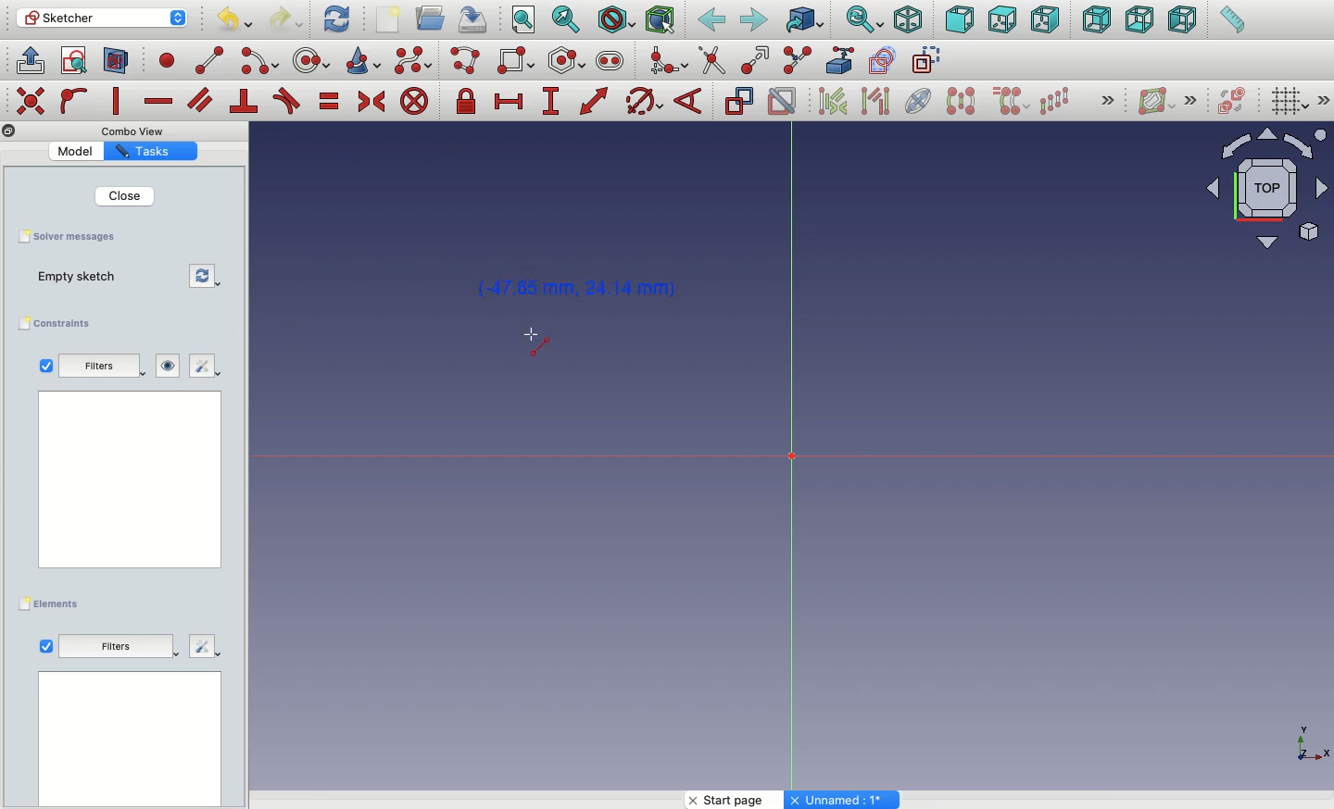  I want to click on , so click(1305, 742).